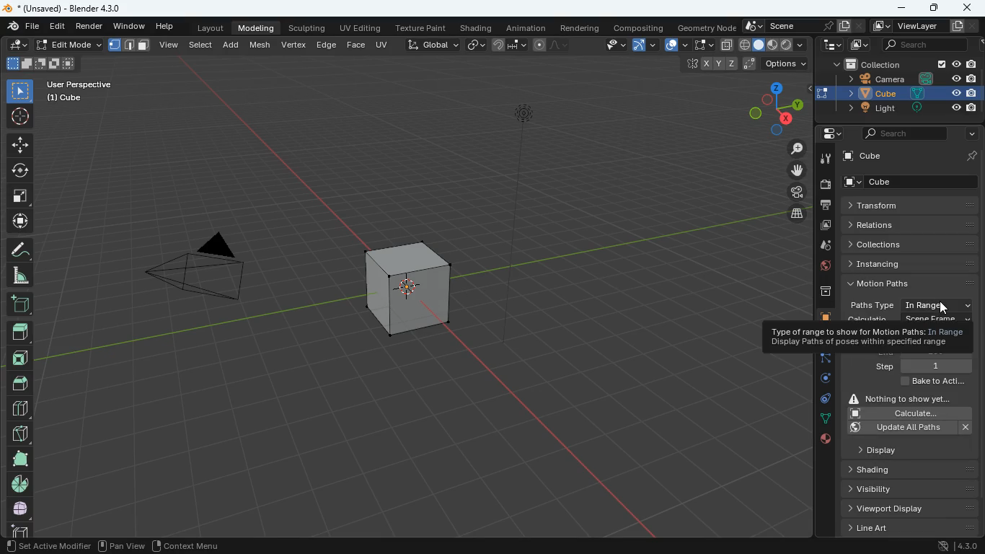 This screenshot has height=554, width=985. I want to click on pie, so click(19, 483).